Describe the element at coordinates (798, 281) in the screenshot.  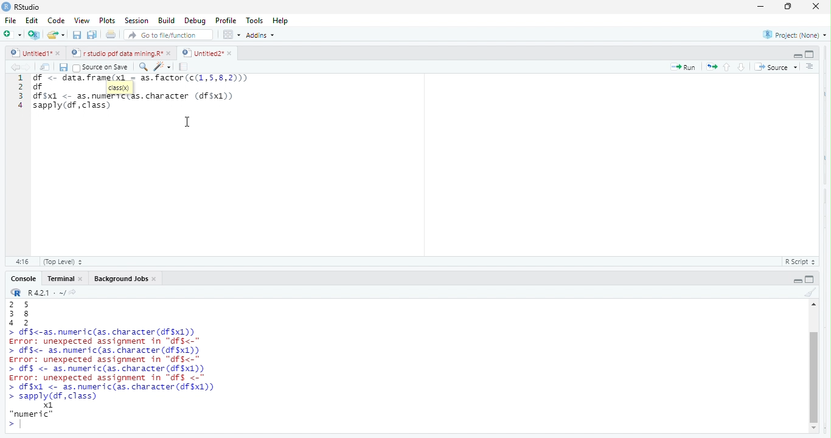
I see `hide r script` at that location.